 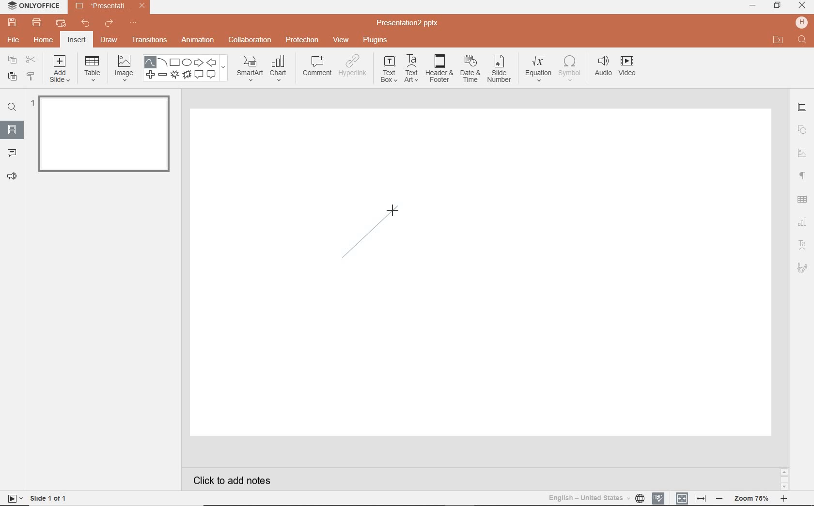 What do you see at coordinates (15, 41) in the screenshot?
I see `FILE ` at bounding box center [15, 41].